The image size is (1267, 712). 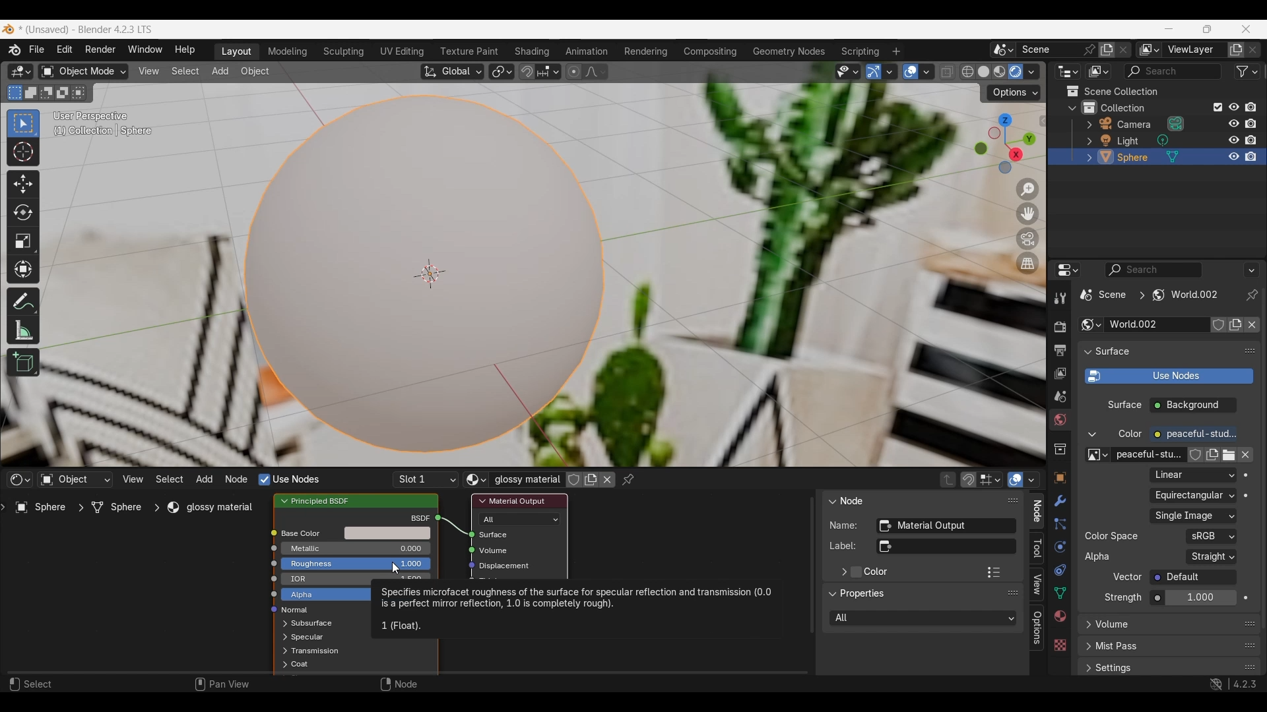 What do you see at coordinates (527, 479) in the screenshot?
I see `Glossy material` at bounding box center [527, 479].